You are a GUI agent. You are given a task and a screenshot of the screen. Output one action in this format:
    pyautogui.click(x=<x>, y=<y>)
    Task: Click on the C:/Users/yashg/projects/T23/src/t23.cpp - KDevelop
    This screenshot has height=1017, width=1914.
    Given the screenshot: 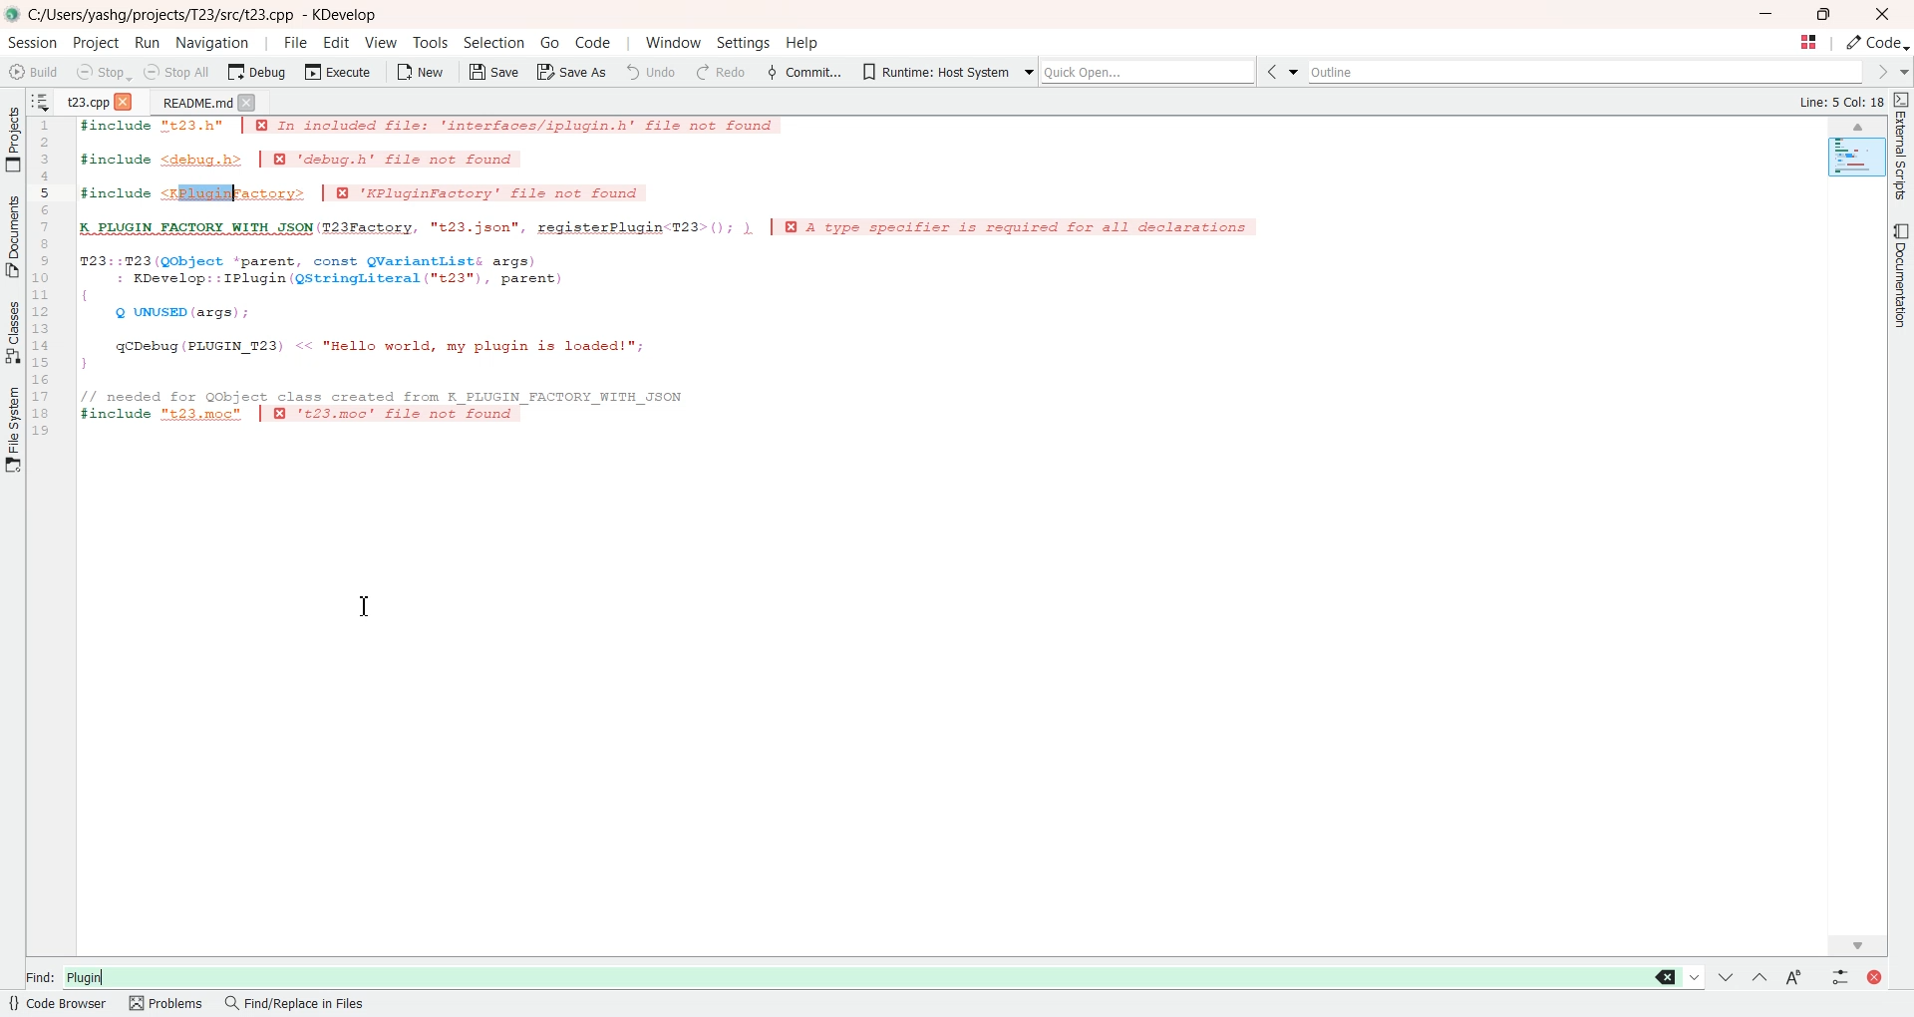 What is the action you would take?
    pyautogui.click(x=206, y=15)
    